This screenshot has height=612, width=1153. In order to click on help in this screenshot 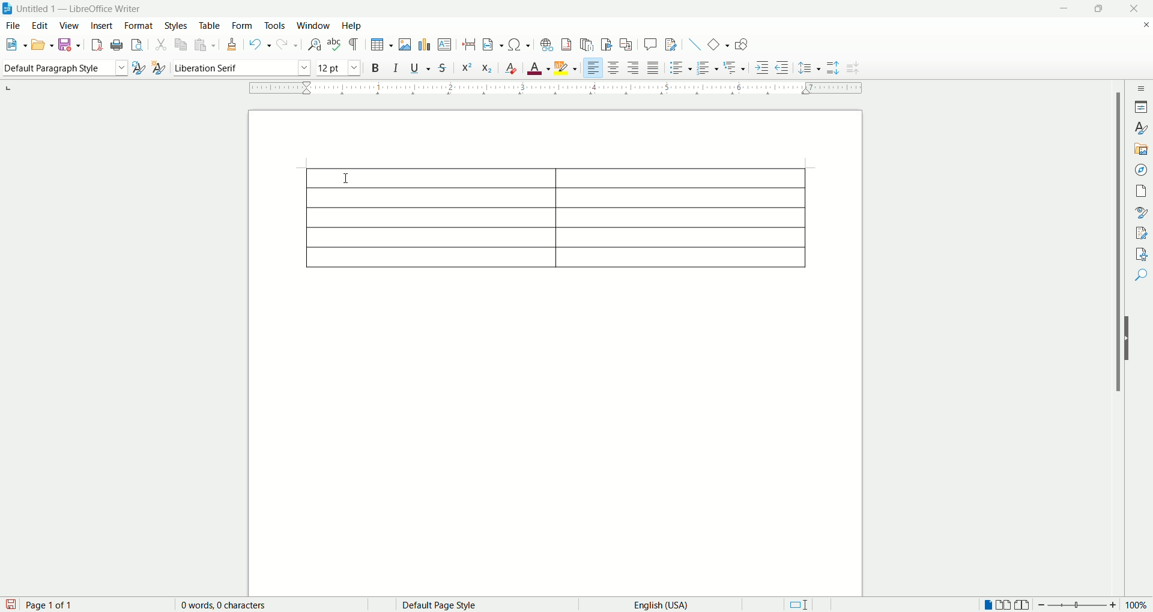, I will do `click(352, 26)`.